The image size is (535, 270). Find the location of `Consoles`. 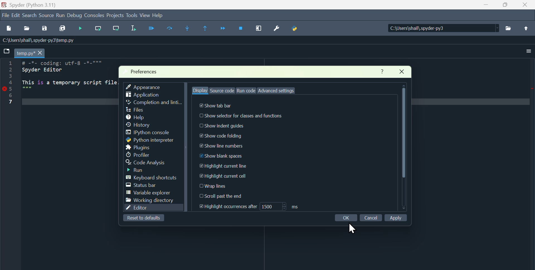

Consoles is located at coordinates (94, 15).